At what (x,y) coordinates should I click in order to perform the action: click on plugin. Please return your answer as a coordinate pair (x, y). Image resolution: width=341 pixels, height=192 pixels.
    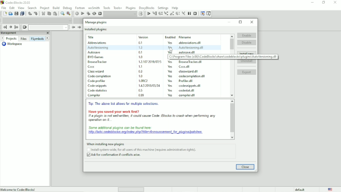
    Looking at the image, I should click on (97, 80).